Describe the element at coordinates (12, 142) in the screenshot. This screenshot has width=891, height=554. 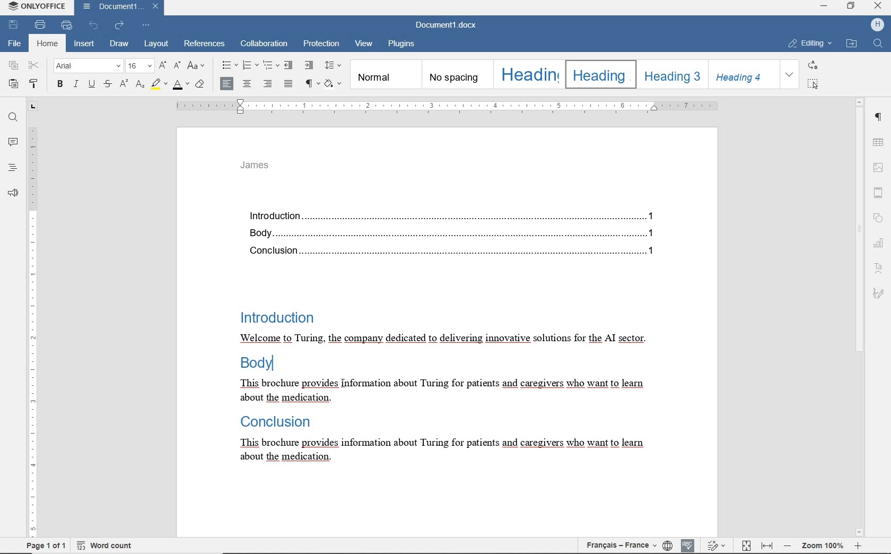
I see `COMMENTS` at that location.